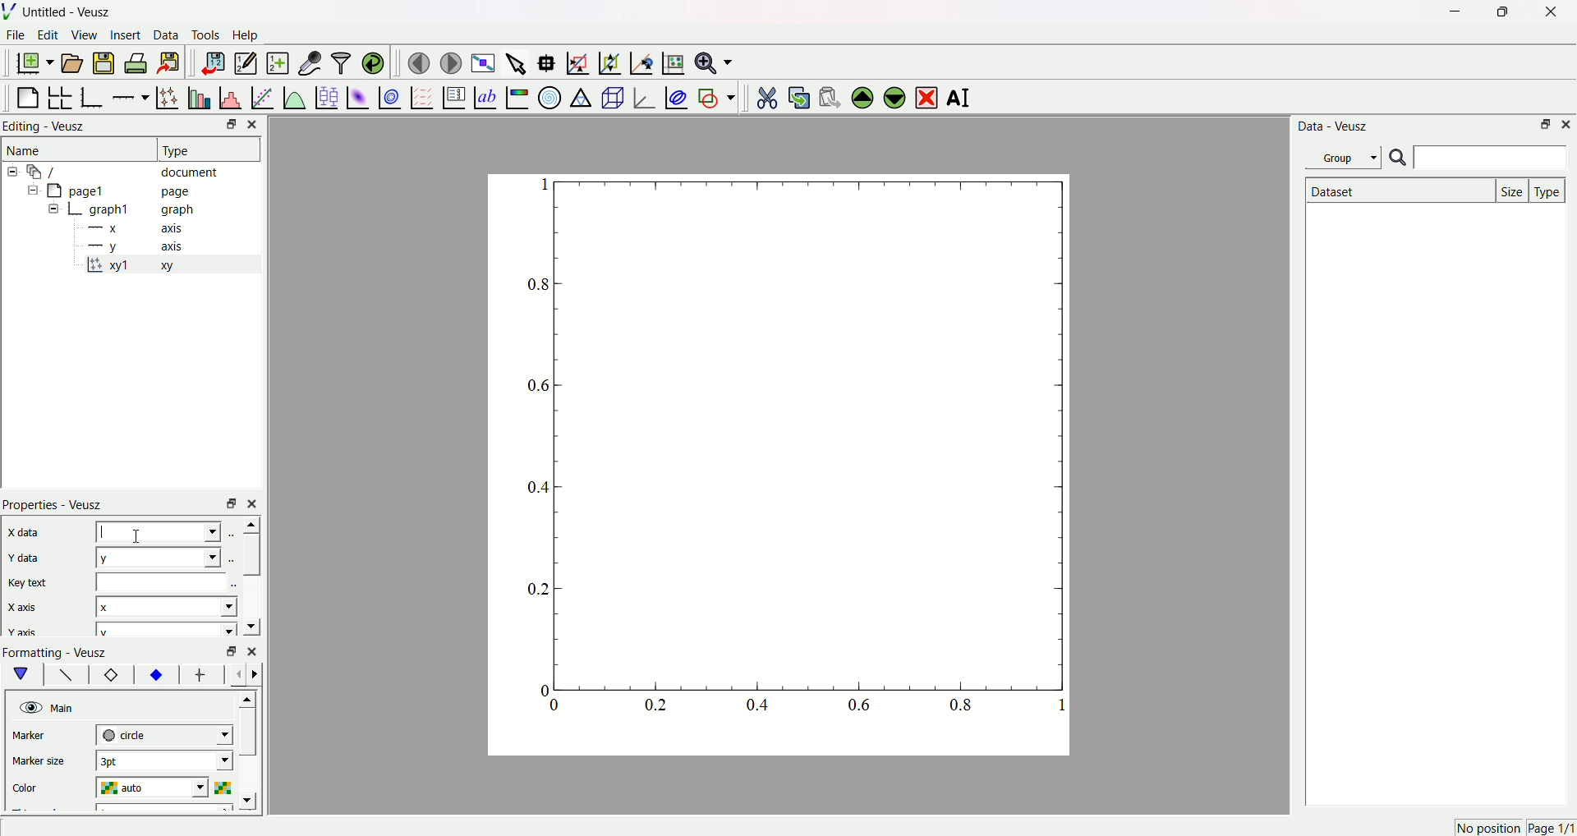  I want to click on histogram, so click(229, 95).